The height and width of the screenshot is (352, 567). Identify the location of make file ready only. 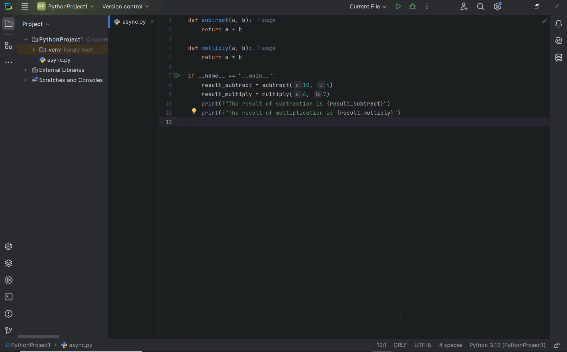
(557, 346).